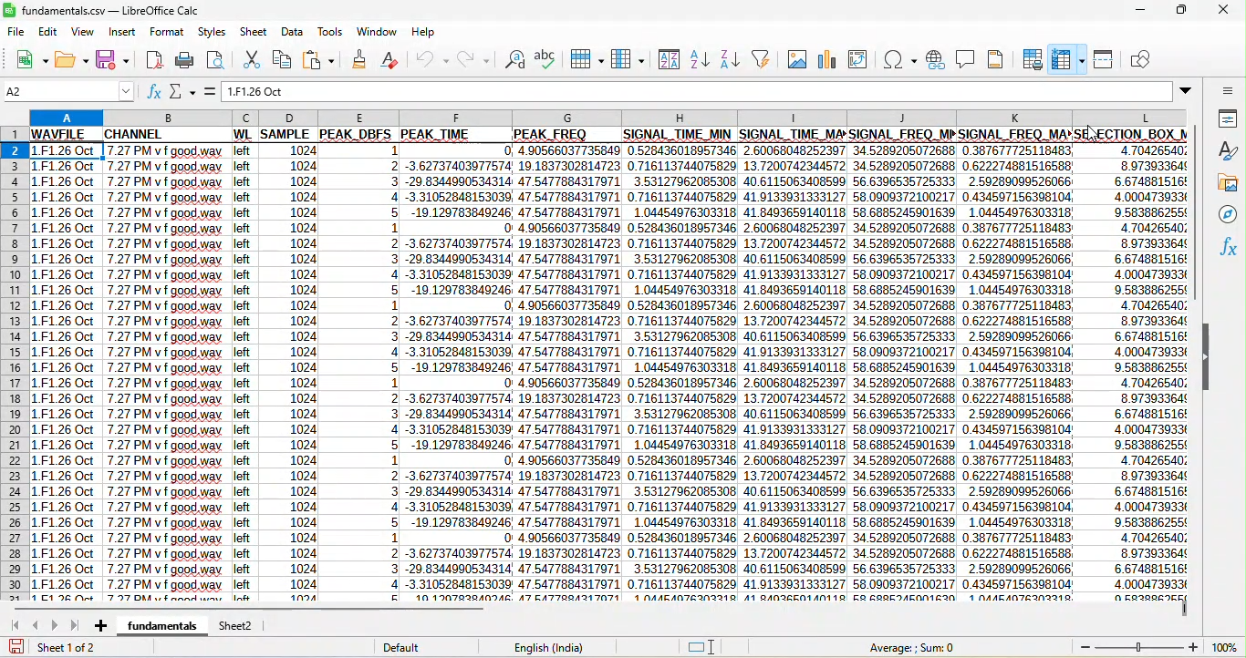 This screenshot has width=1246, height=658. What do you see at coordinates (1228, 91) in the screenshot?
I see `sidebar setting` at bounding box center [1228, 91].